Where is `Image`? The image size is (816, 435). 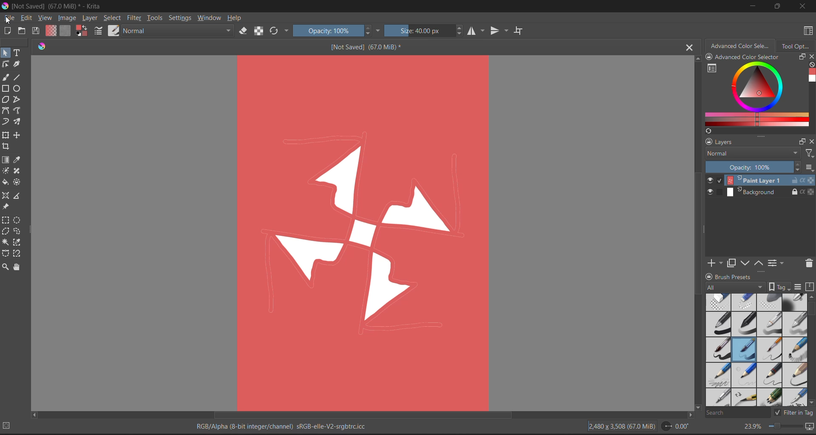
Image is located at coordinates (365, 232).